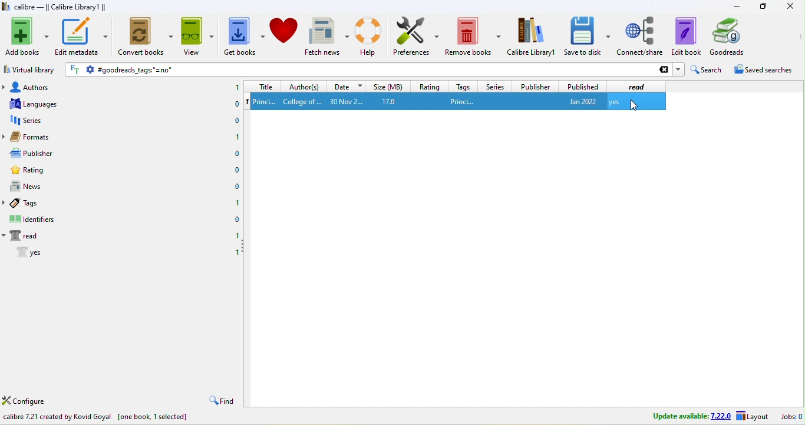  I want to click on 1, so click(237, 137).